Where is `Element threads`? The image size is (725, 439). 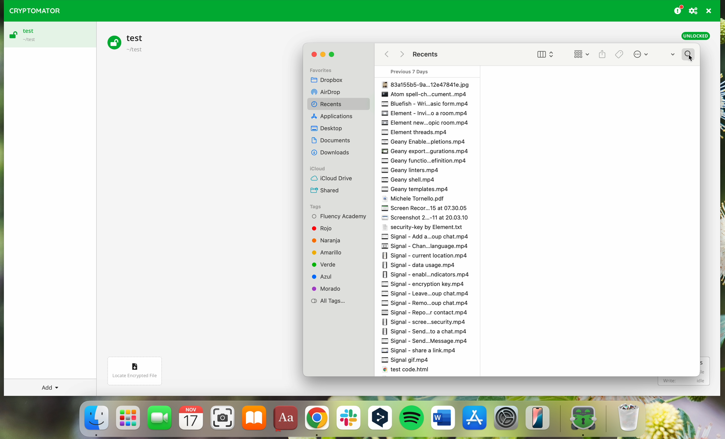
Element threads is located at coordinates (413, 132).